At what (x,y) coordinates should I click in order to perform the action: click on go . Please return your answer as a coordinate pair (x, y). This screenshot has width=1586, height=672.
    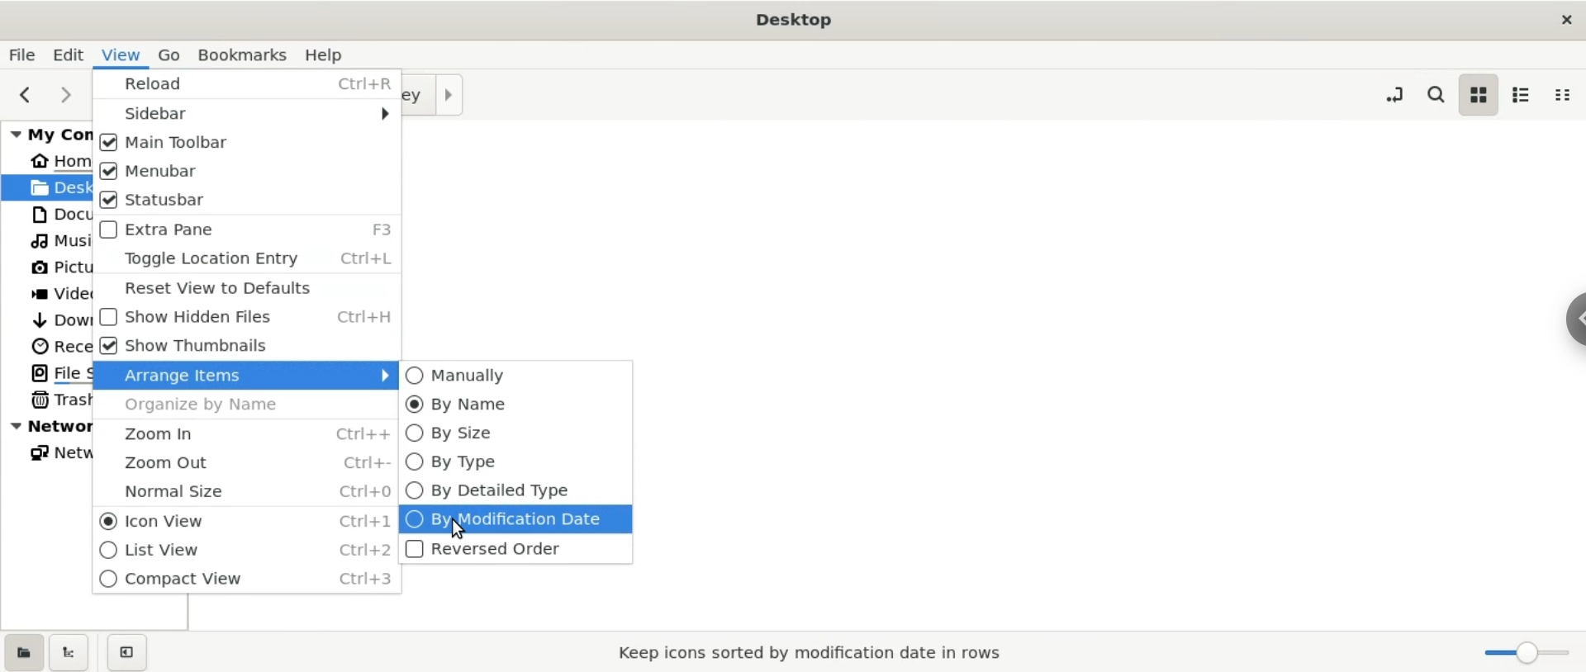
    Looking at the image, I should click on (174, 54).